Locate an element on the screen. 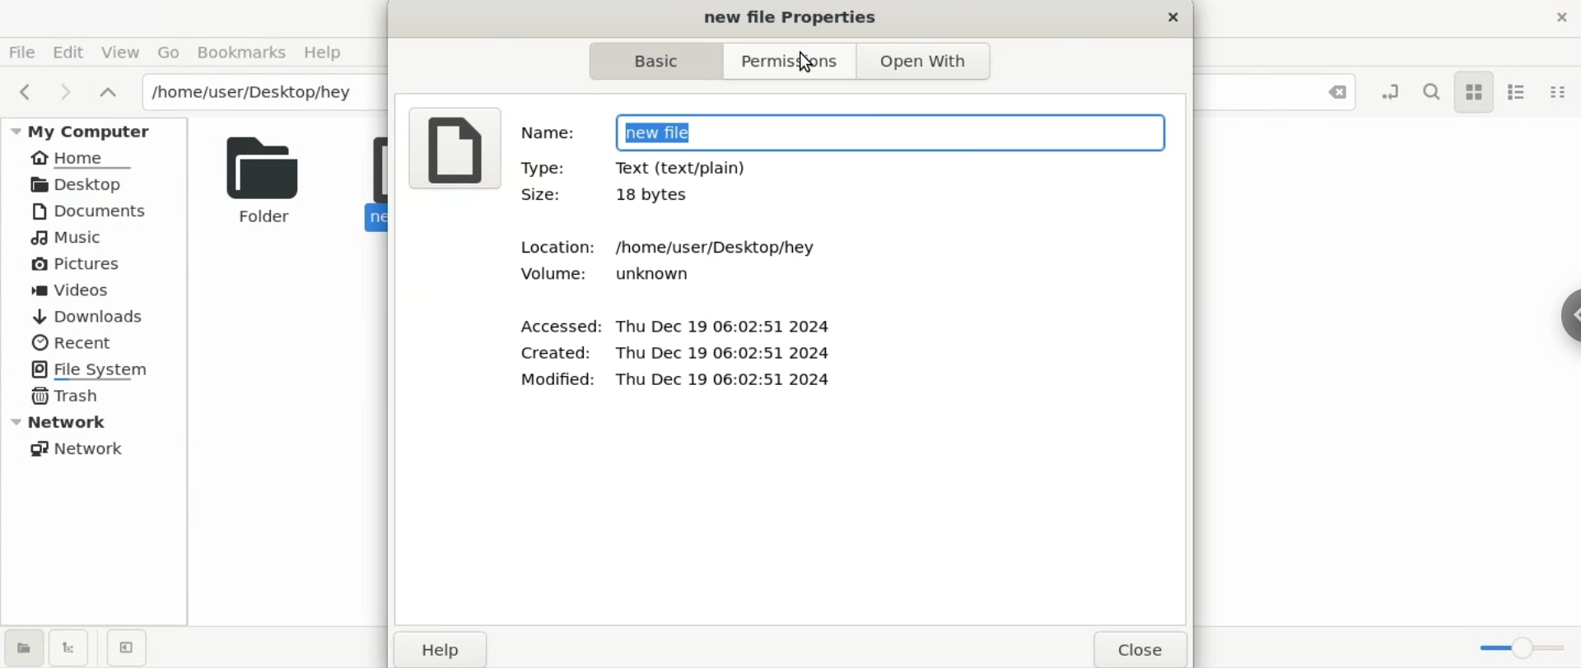  Help is located at coordinates (440, 648).